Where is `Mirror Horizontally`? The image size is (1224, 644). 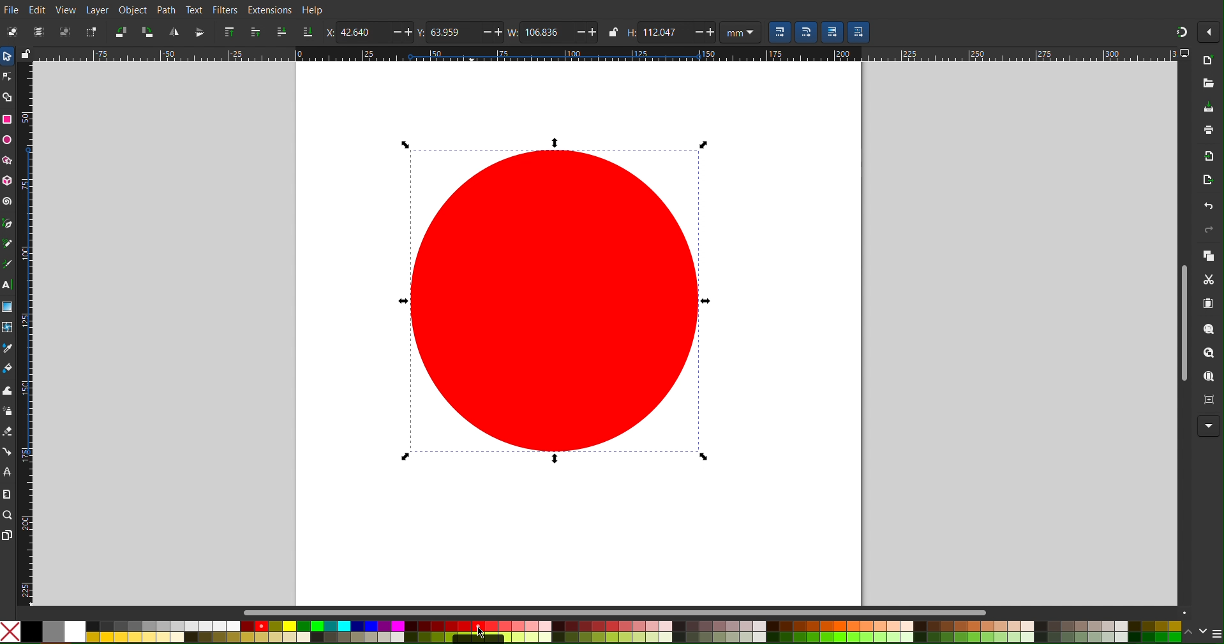 Mirror Horizontally is located at coordinates (200, 33).